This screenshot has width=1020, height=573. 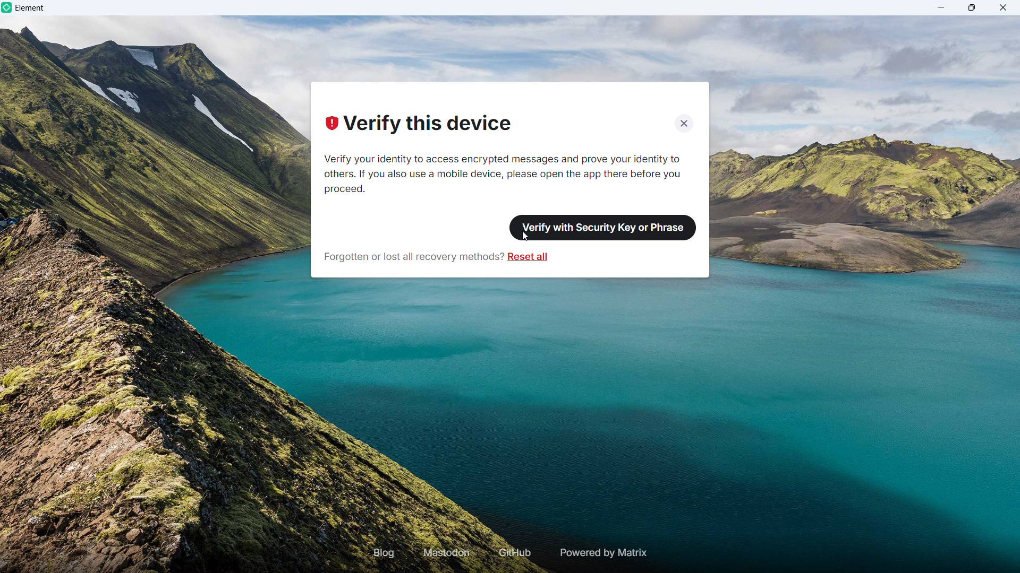 What do you see at coordinates (529, 257) in the screenshot?
I see `Reset all ` at bounding box center [529, 257].